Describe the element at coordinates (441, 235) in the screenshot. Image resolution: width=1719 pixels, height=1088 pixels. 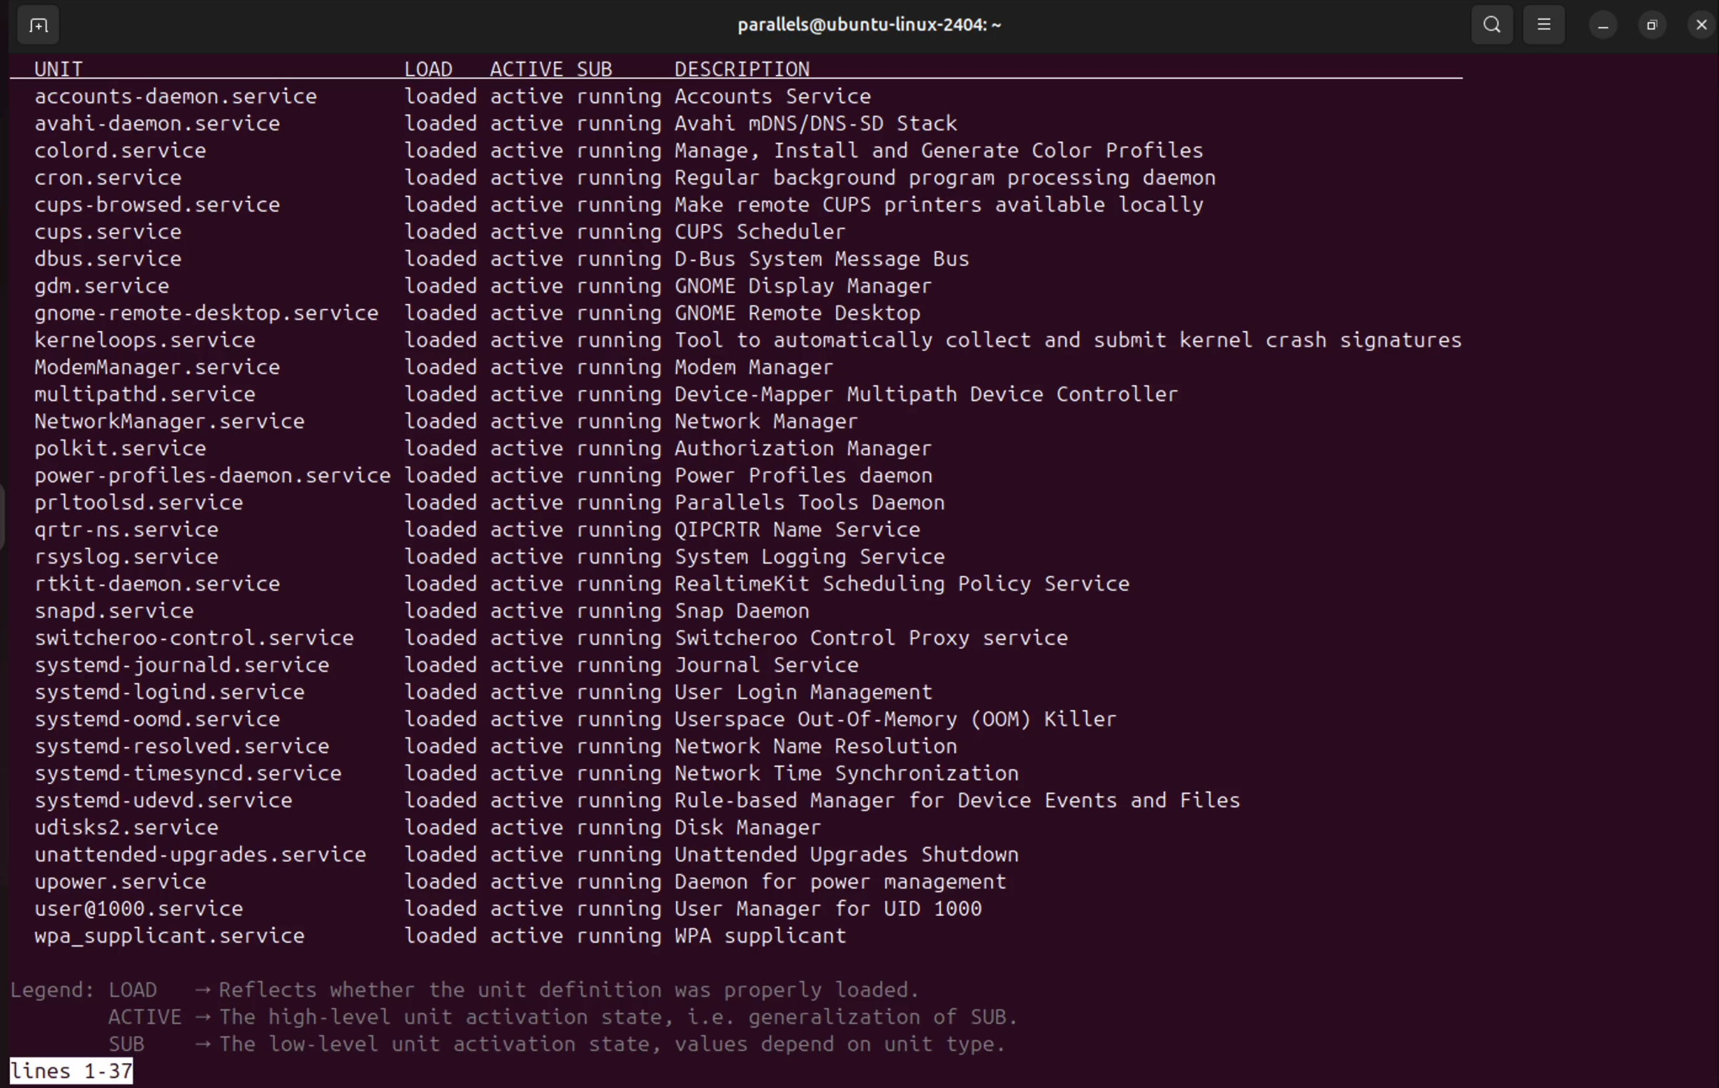
I see `loaded` at that location.